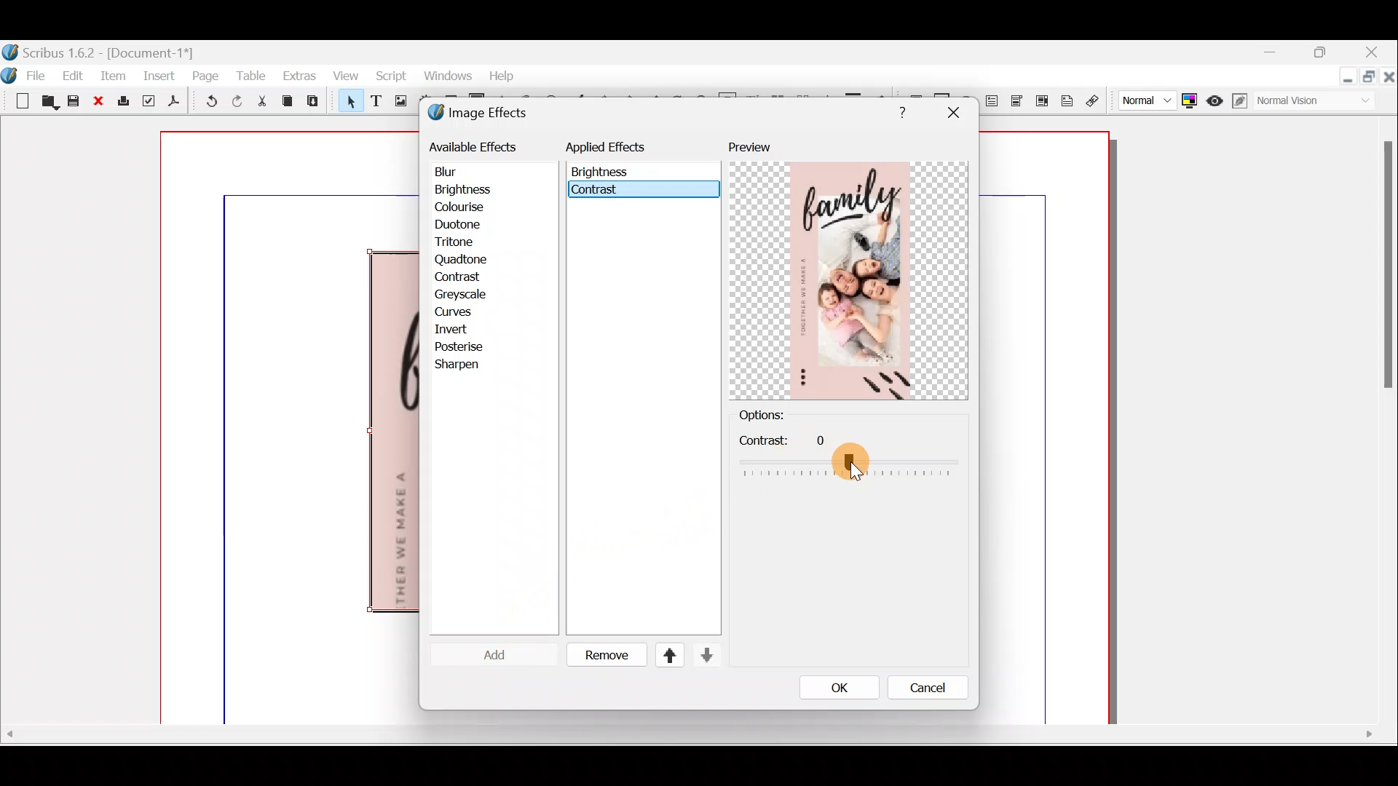 This screenshot has width=1398, height=786. Describe the element at coordinates (848, 270) in the screenshot. I see `Preview` at that location.